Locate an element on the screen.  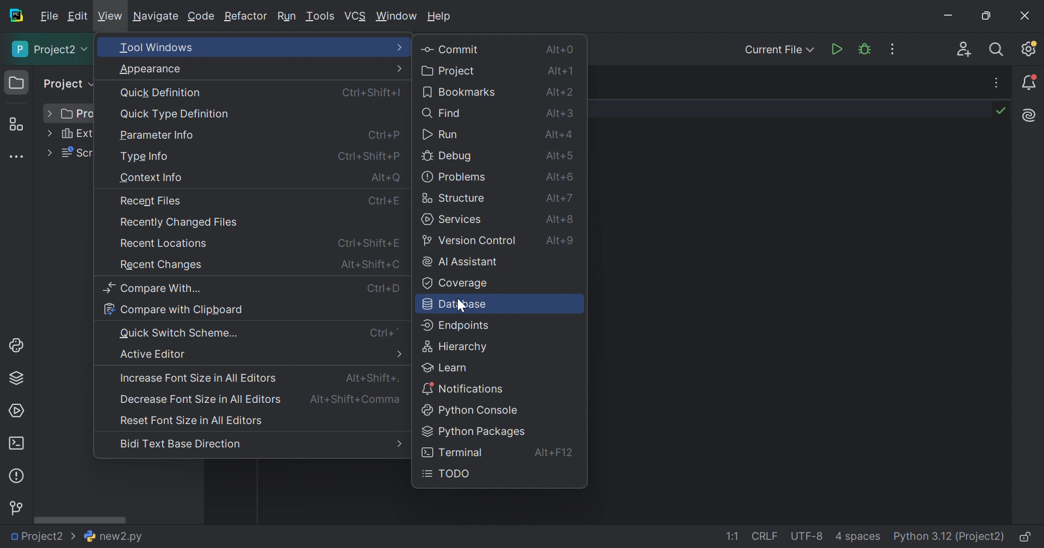
Debug is located at coordinates (447, 157).